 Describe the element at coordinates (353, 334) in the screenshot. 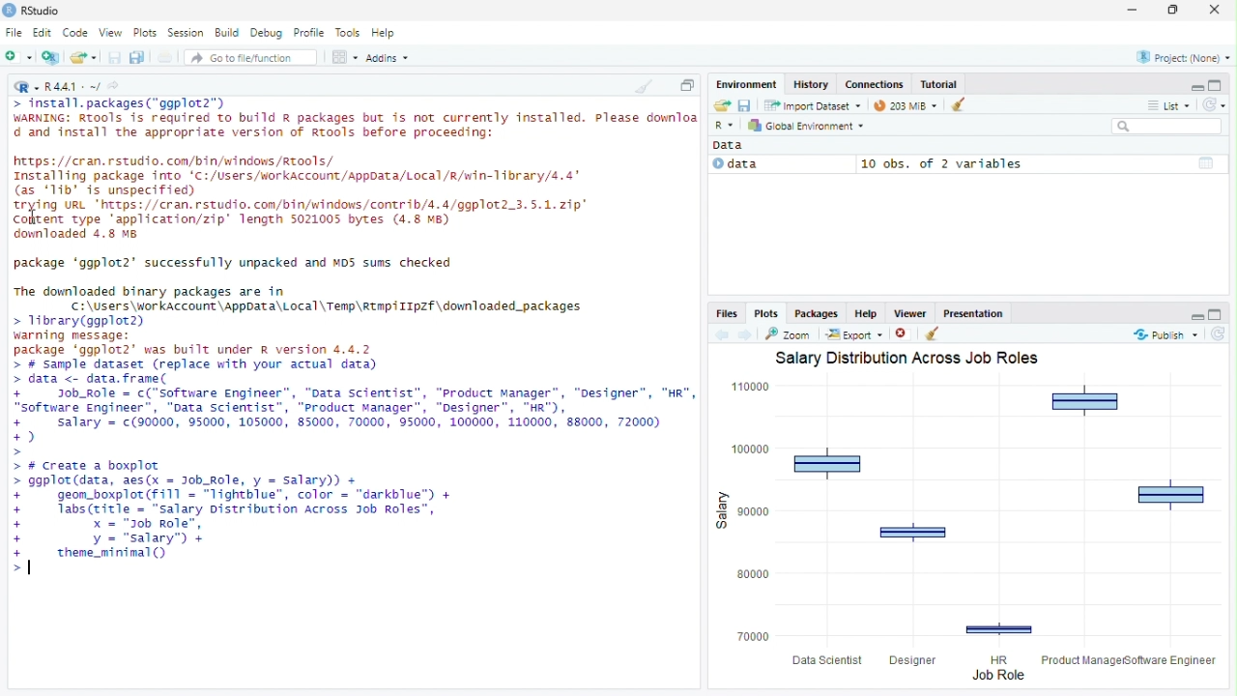

I see `Code - install, packages("ggplot2") WARNING: Rtools is required to build a packages but is not currently installed. Please dounlo d and install the appropriate version of Rtools before proceeding: https://cran.rstudio.com/bin/windows/tools/Installing package into 'C:/Users/workAccount/AppData/Local/R/win-11brary/4,4 (as 'Tib' is unspecified) trying URL "https://cran.rstudio.com/bin/windows/contrib/4.4/ggplot2.3.5.1.21p Content type application/zip" length 5021005 bytes (4.8 MB) dounloaded 4.8 8 package 'ggplot2' successfully unpacked and NOS sums checked. The downloaded binary packages are in 기 C:\Users\workAccount\AppData\Local\Temp\Rtap/1IpZf\downloaded packages Sample dataset (replace with your actual data) data data frane( Job Anlec("Software Engineer", "Data Scientist", "Product Manager", "Designer"," "Software Engineer", "Data scientist", "Product manager", "Designer", ""), salary (90000, 95000, 105000, 85000, 10000, 95000, 100000, 110000, 18000, 72000) create a boxplot ggplotlidata, ses (Job Role, y salary)). geon boxplot (f111color) labs(title "Salary Distribution across 700 Roles", 300 ` at that location.